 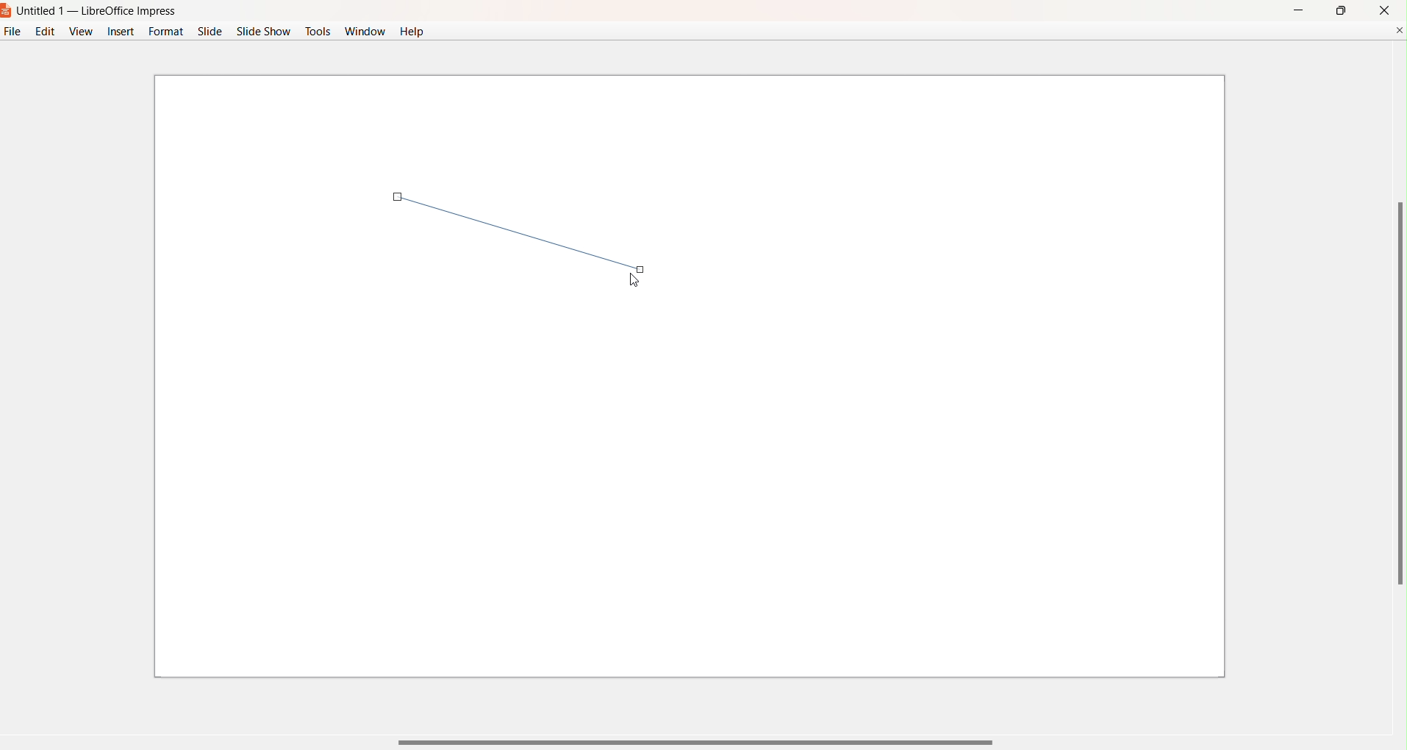 What do you see at coordinates (401, 196) in the screenshot?
I see `first point` at bounding box center [401, 196].